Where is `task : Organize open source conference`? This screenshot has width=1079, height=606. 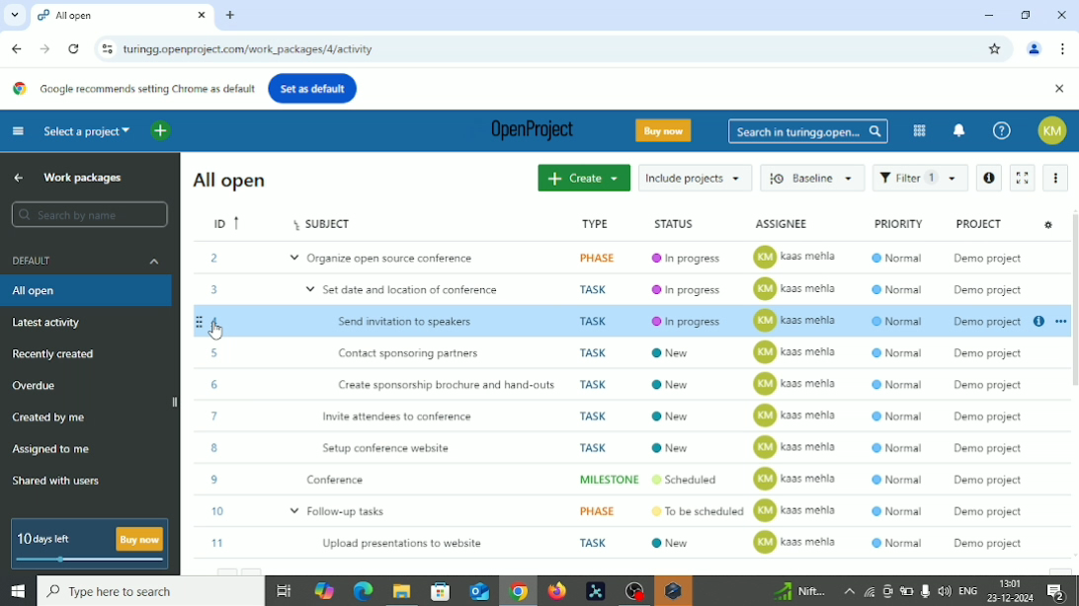
task : Organize open source conference is located at coordinates (616, 257).